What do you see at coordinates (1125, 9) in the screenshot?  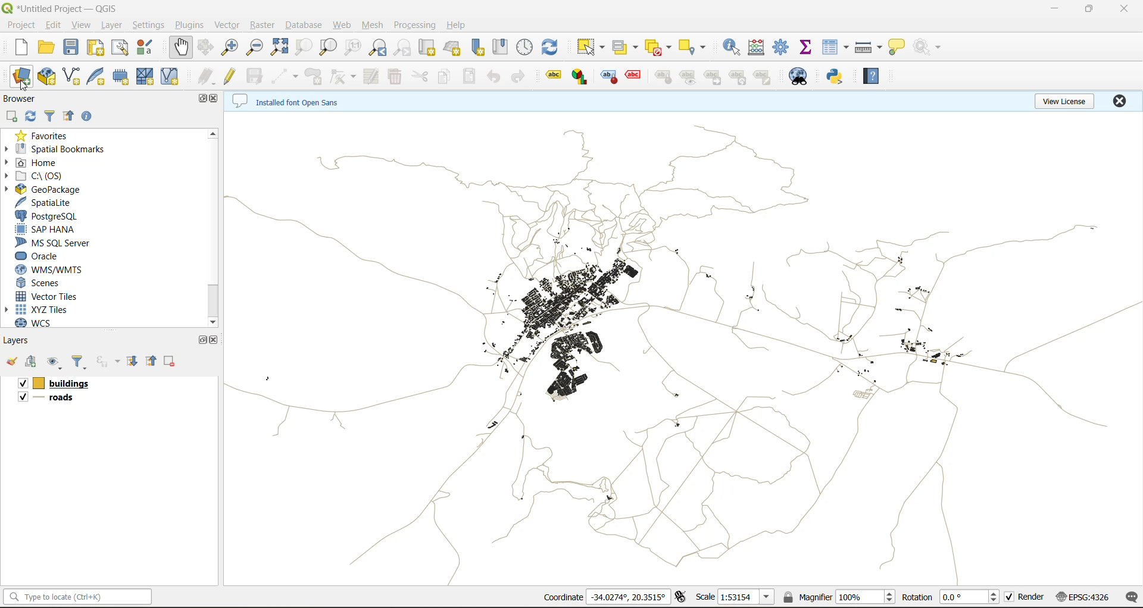 I see `close` at bounding box center [1125, 9].